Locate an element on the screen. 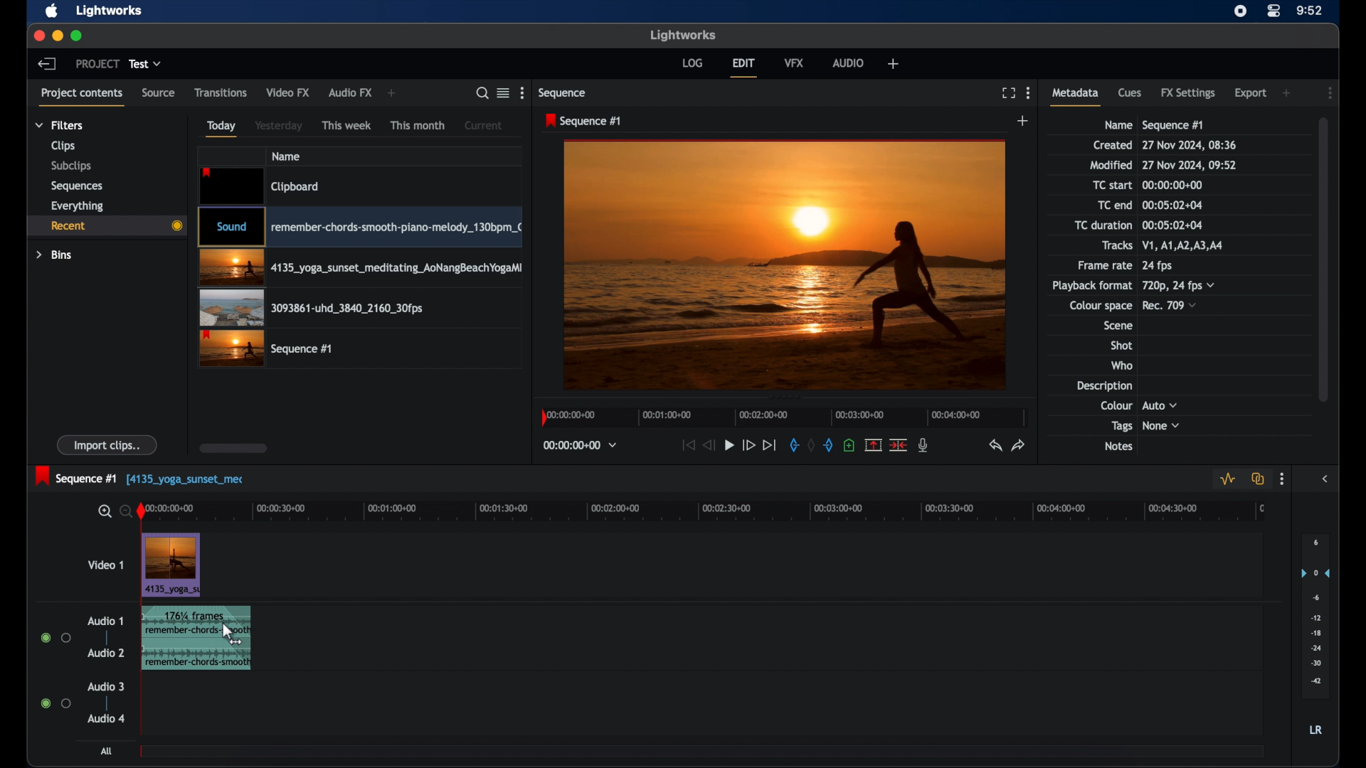  more options is located at coordinates (521, 93).